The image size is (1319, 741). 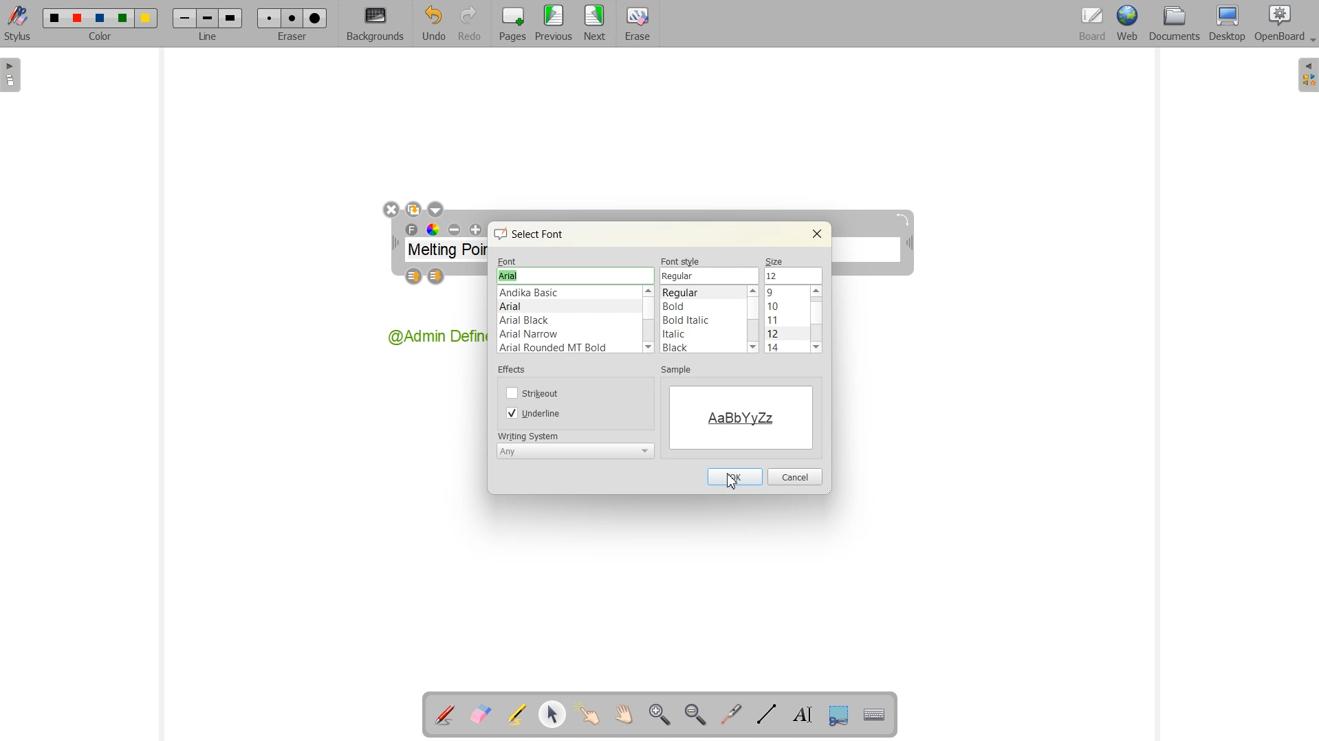 I want to click on Sidebar, so click(x=1306, y=76).